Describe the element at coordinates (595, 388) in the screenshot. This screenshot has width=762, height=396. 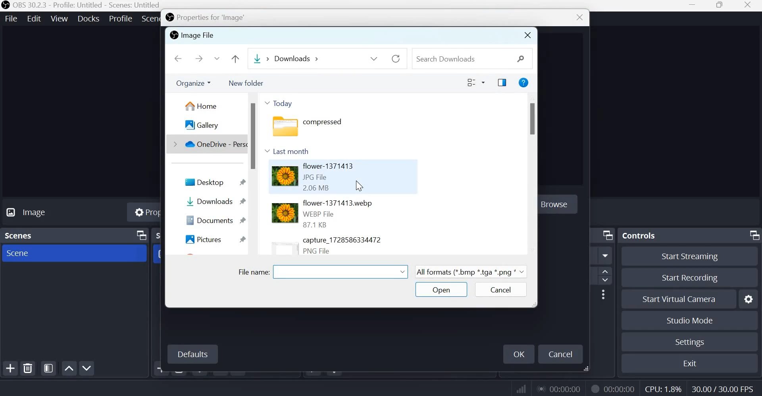
I see `Recording Status Icon` at that location.